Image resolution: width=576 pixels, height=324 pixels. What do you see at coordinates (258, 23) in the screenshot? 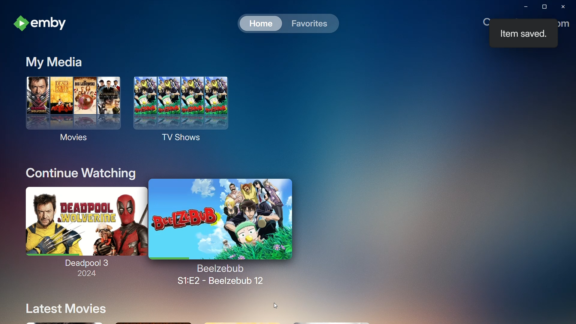
I see `Home` at bounding box center [258, 23].